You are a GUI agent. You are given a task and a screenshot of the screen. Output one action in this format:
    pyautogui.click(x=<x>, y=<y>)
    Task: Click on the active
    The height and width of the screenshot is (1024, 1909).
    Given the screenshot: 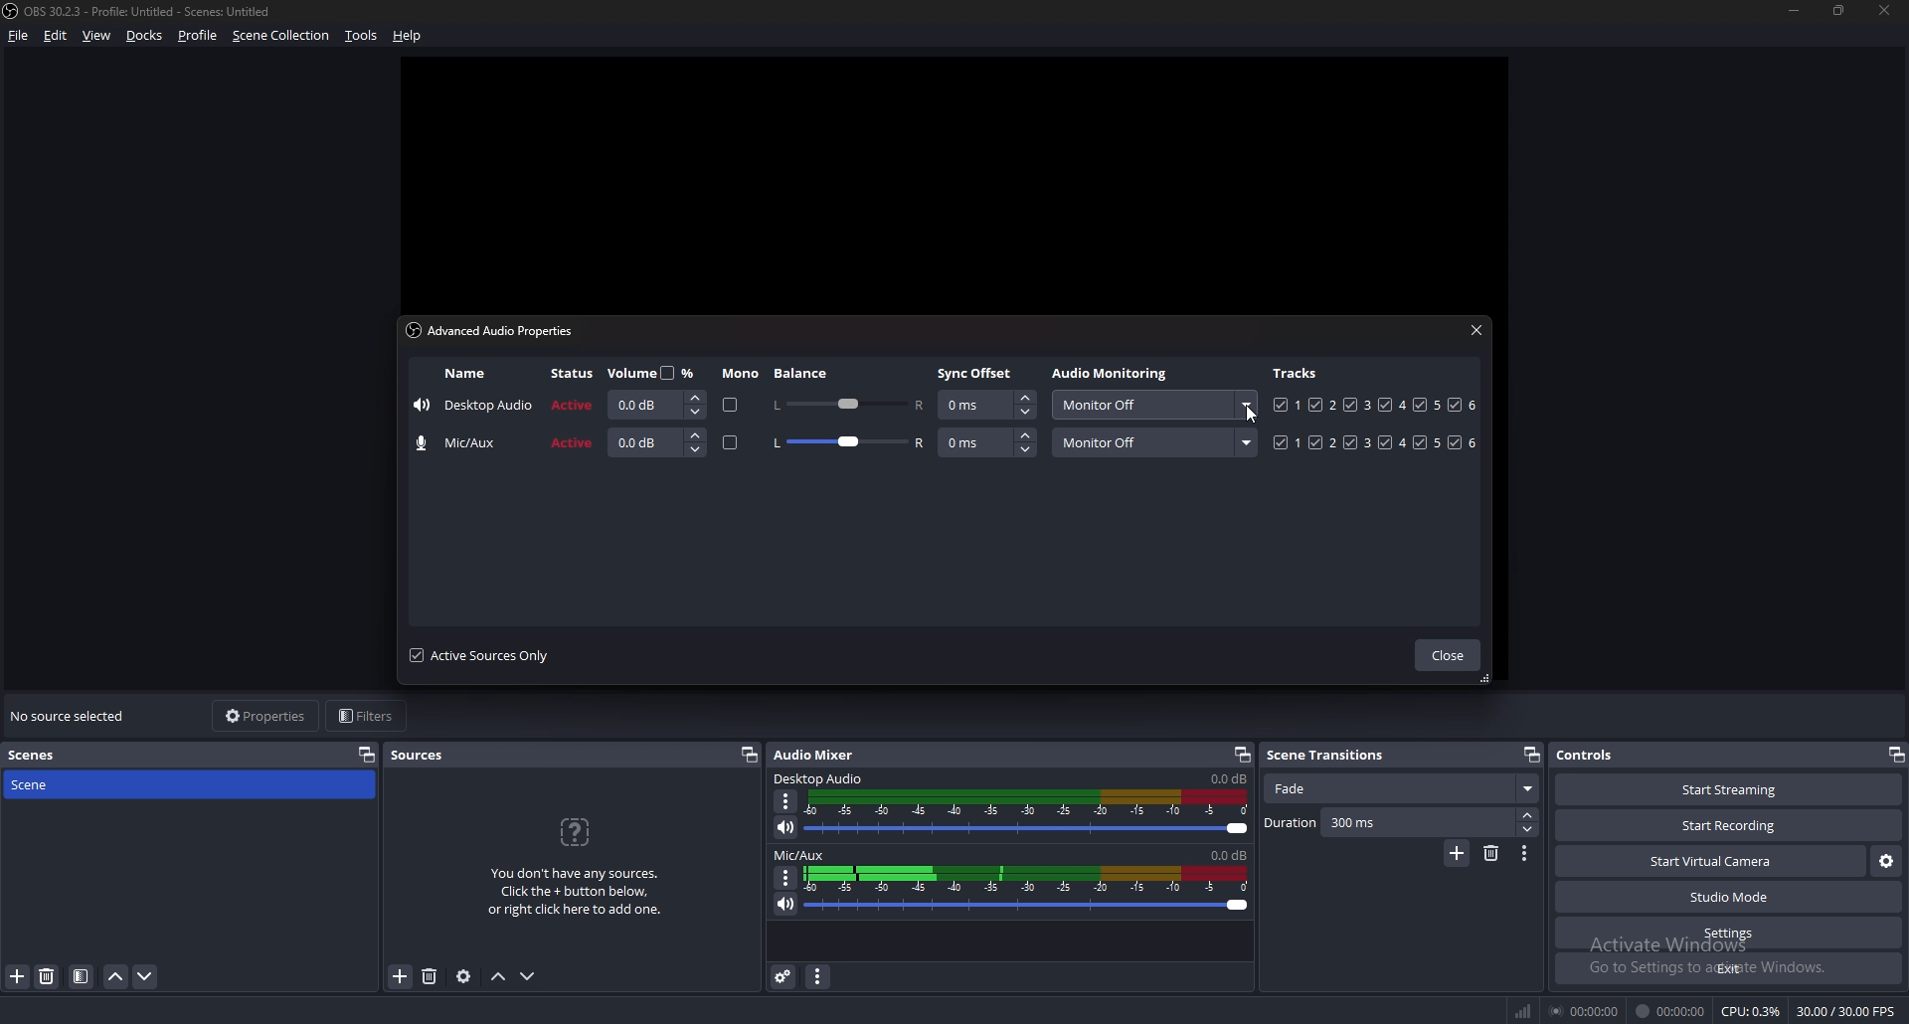 What is the action you would take?
    pyautogui.click(x=573, y=444)
    